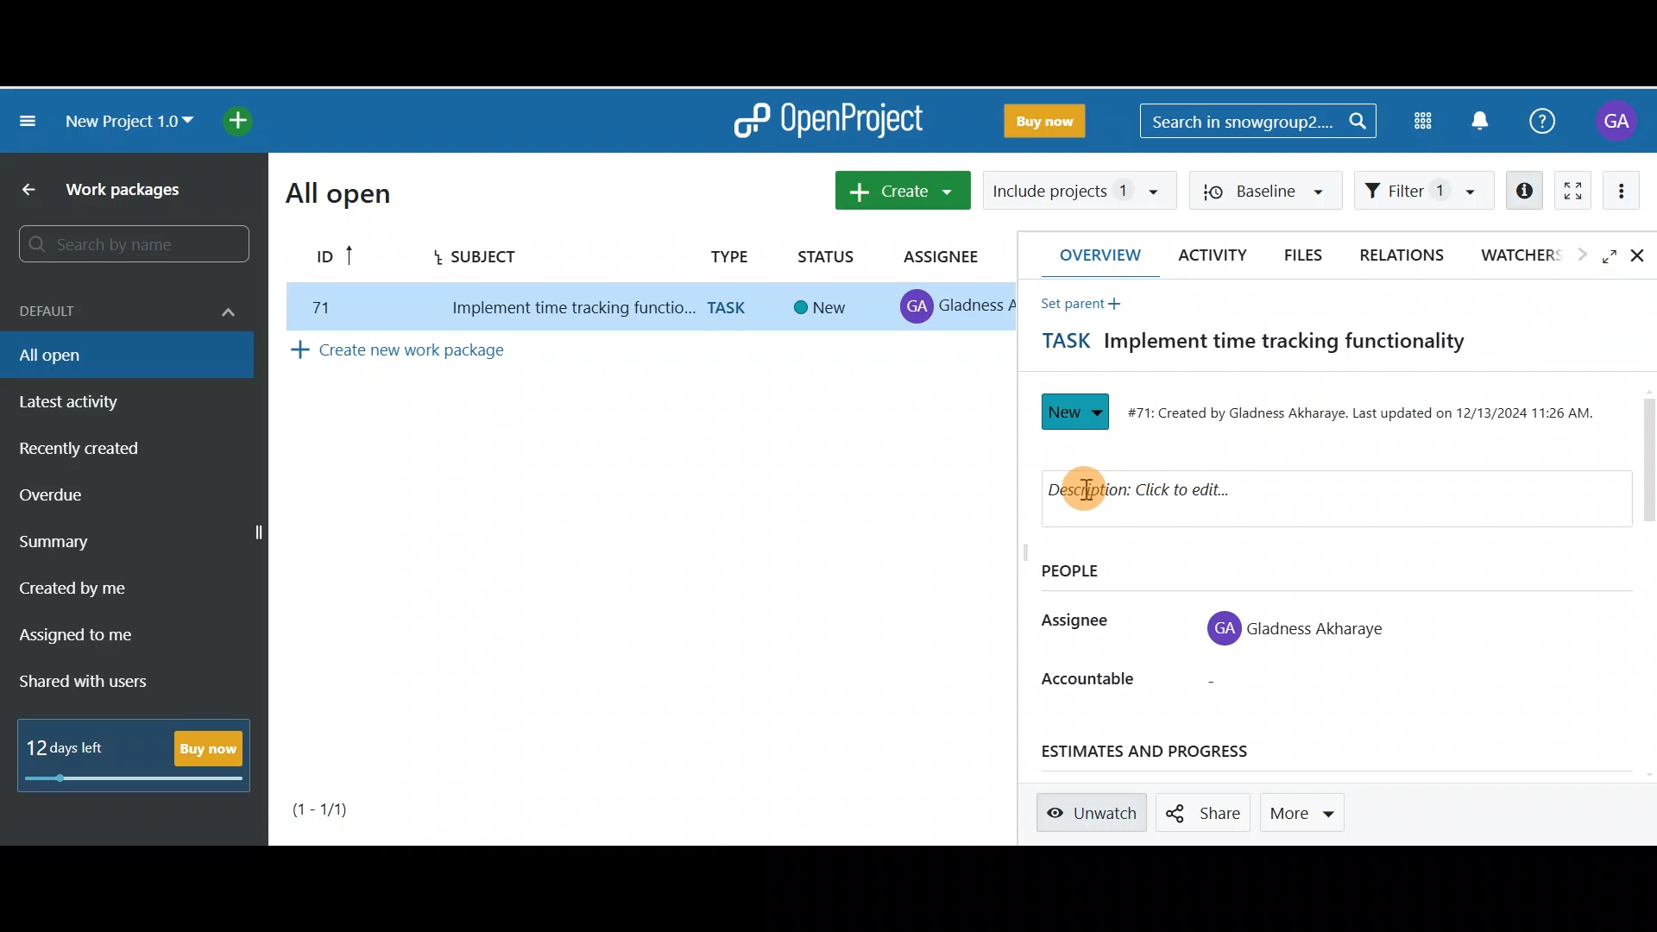 This screenshot has height=932, width=1657. I want to click on Status, so click(1076, 412).